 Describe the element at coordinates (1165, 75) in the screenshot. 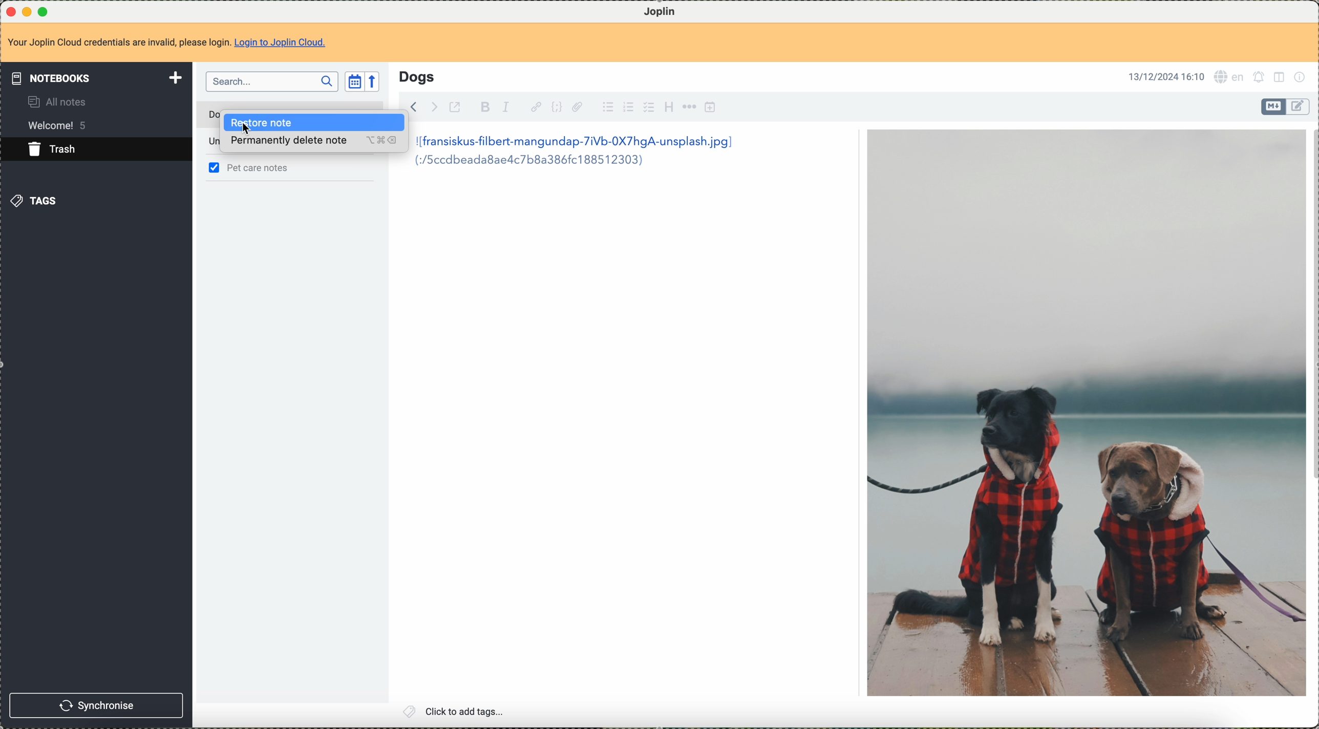

I see `13/12/2024 16:10` at that location.